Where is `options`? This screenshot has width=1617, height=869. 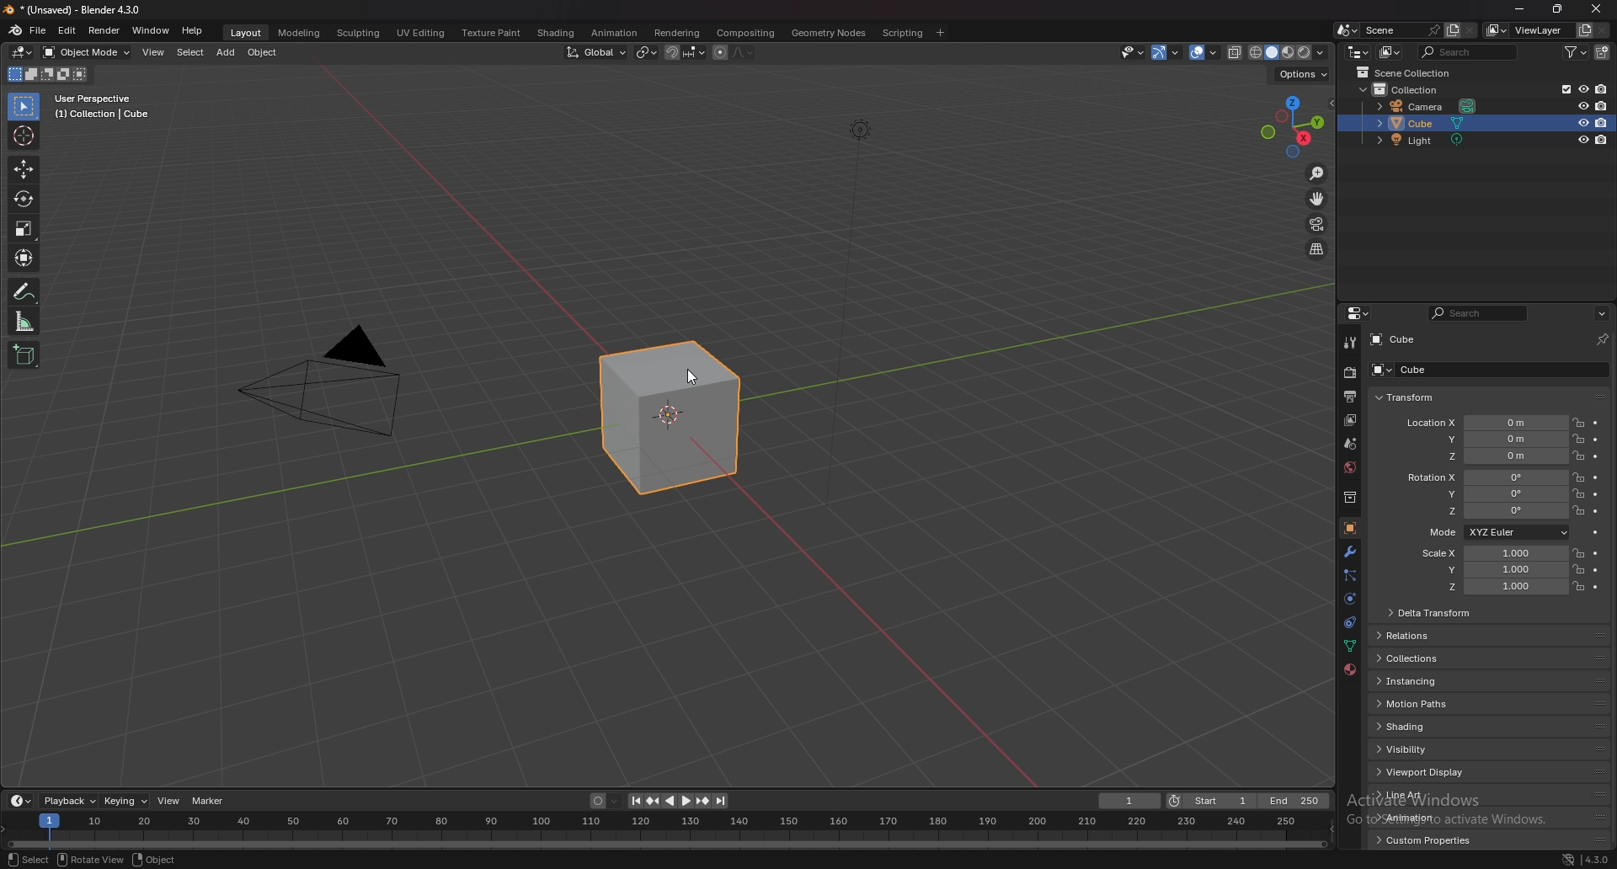
options is located at coordinates (1602, 314).